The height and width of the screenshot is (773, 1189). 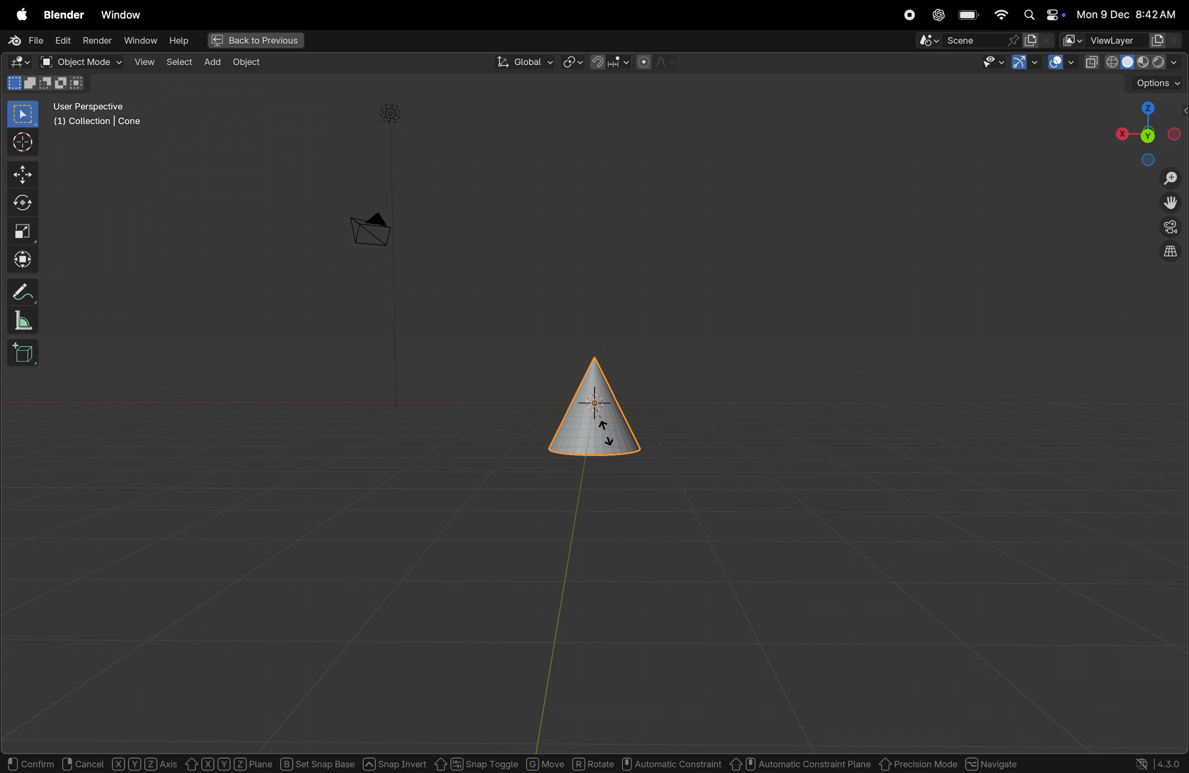 I want to click on File, so click(x=25, y=39).